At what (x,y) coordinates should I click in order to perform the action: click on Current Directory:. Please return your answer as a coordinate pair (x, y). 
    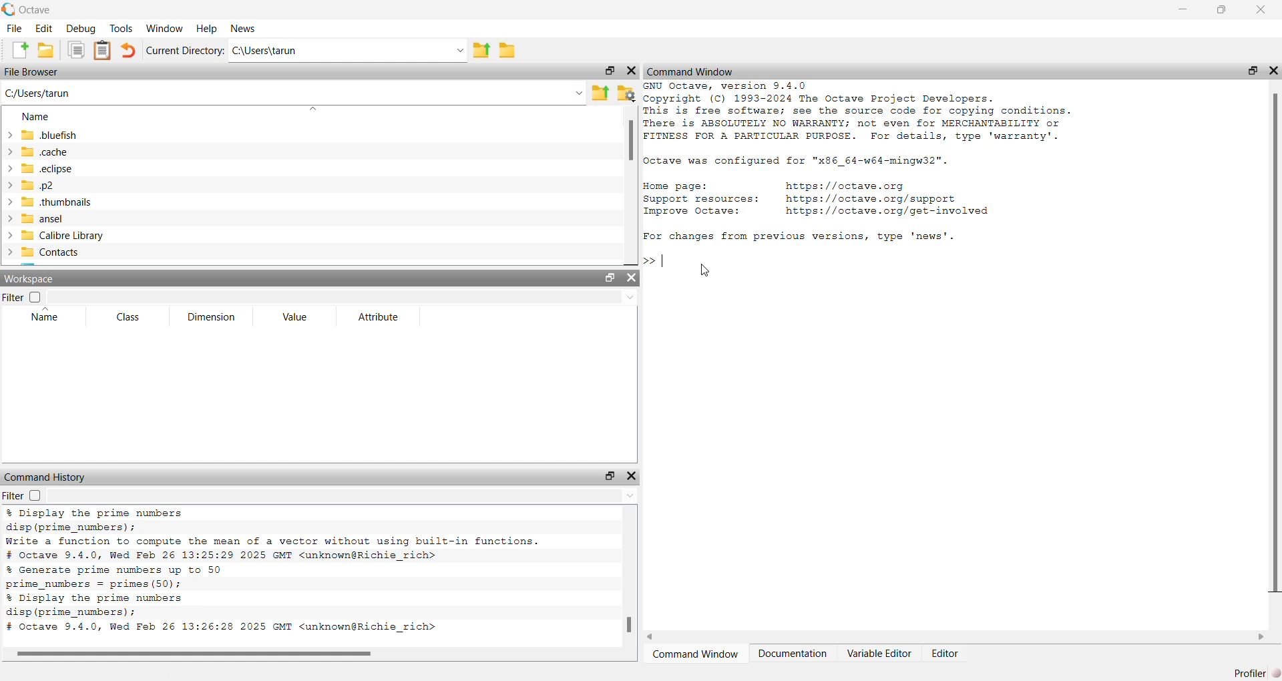
    Looking at the image, I should click on (186, 51).